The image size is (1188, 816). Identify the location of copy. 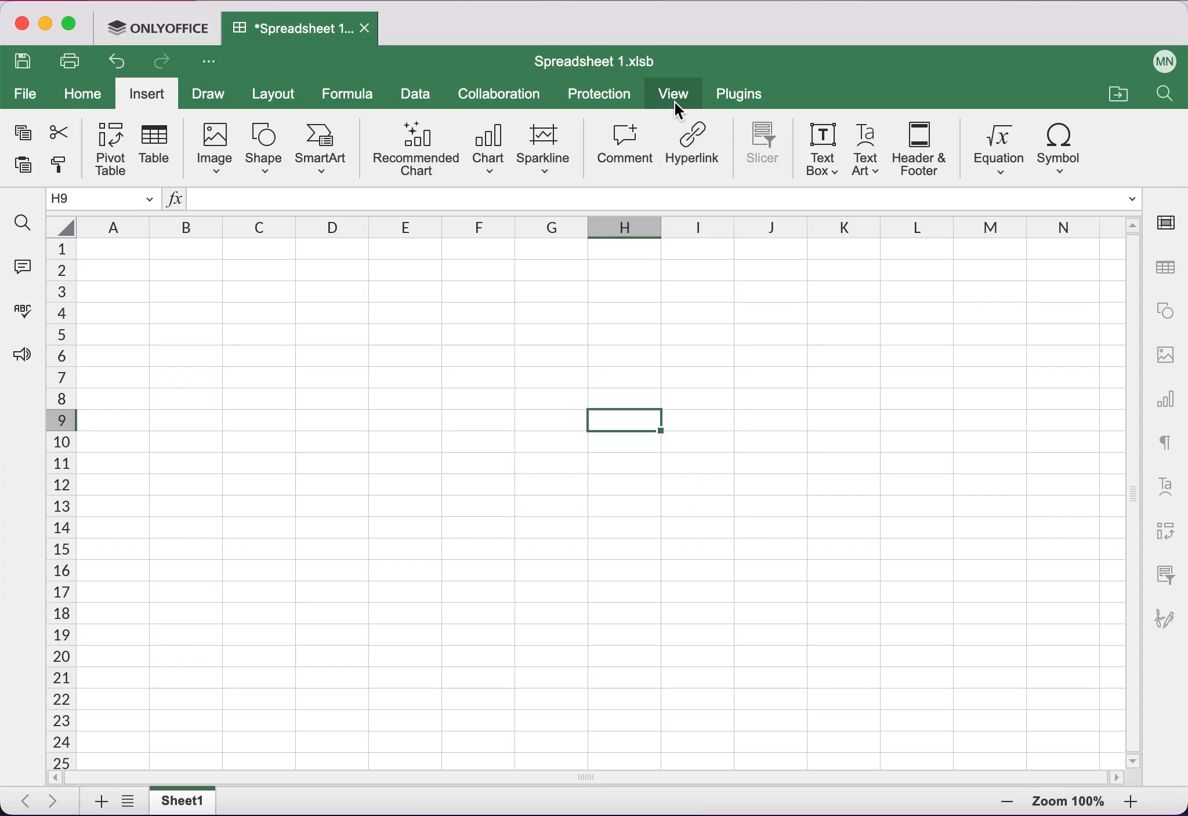
(22, 130).